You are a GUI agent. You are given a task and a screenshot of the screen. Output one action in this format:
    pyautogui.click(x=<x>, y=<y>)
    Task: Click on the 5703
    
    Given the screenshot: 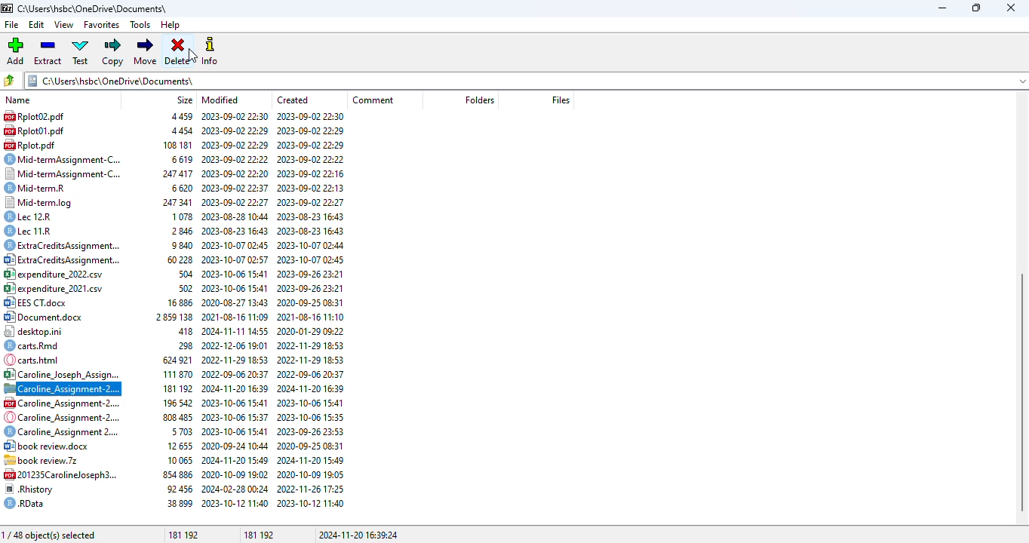 What is the action you would take?
    pyautogui.click(x=182, y=432)
    